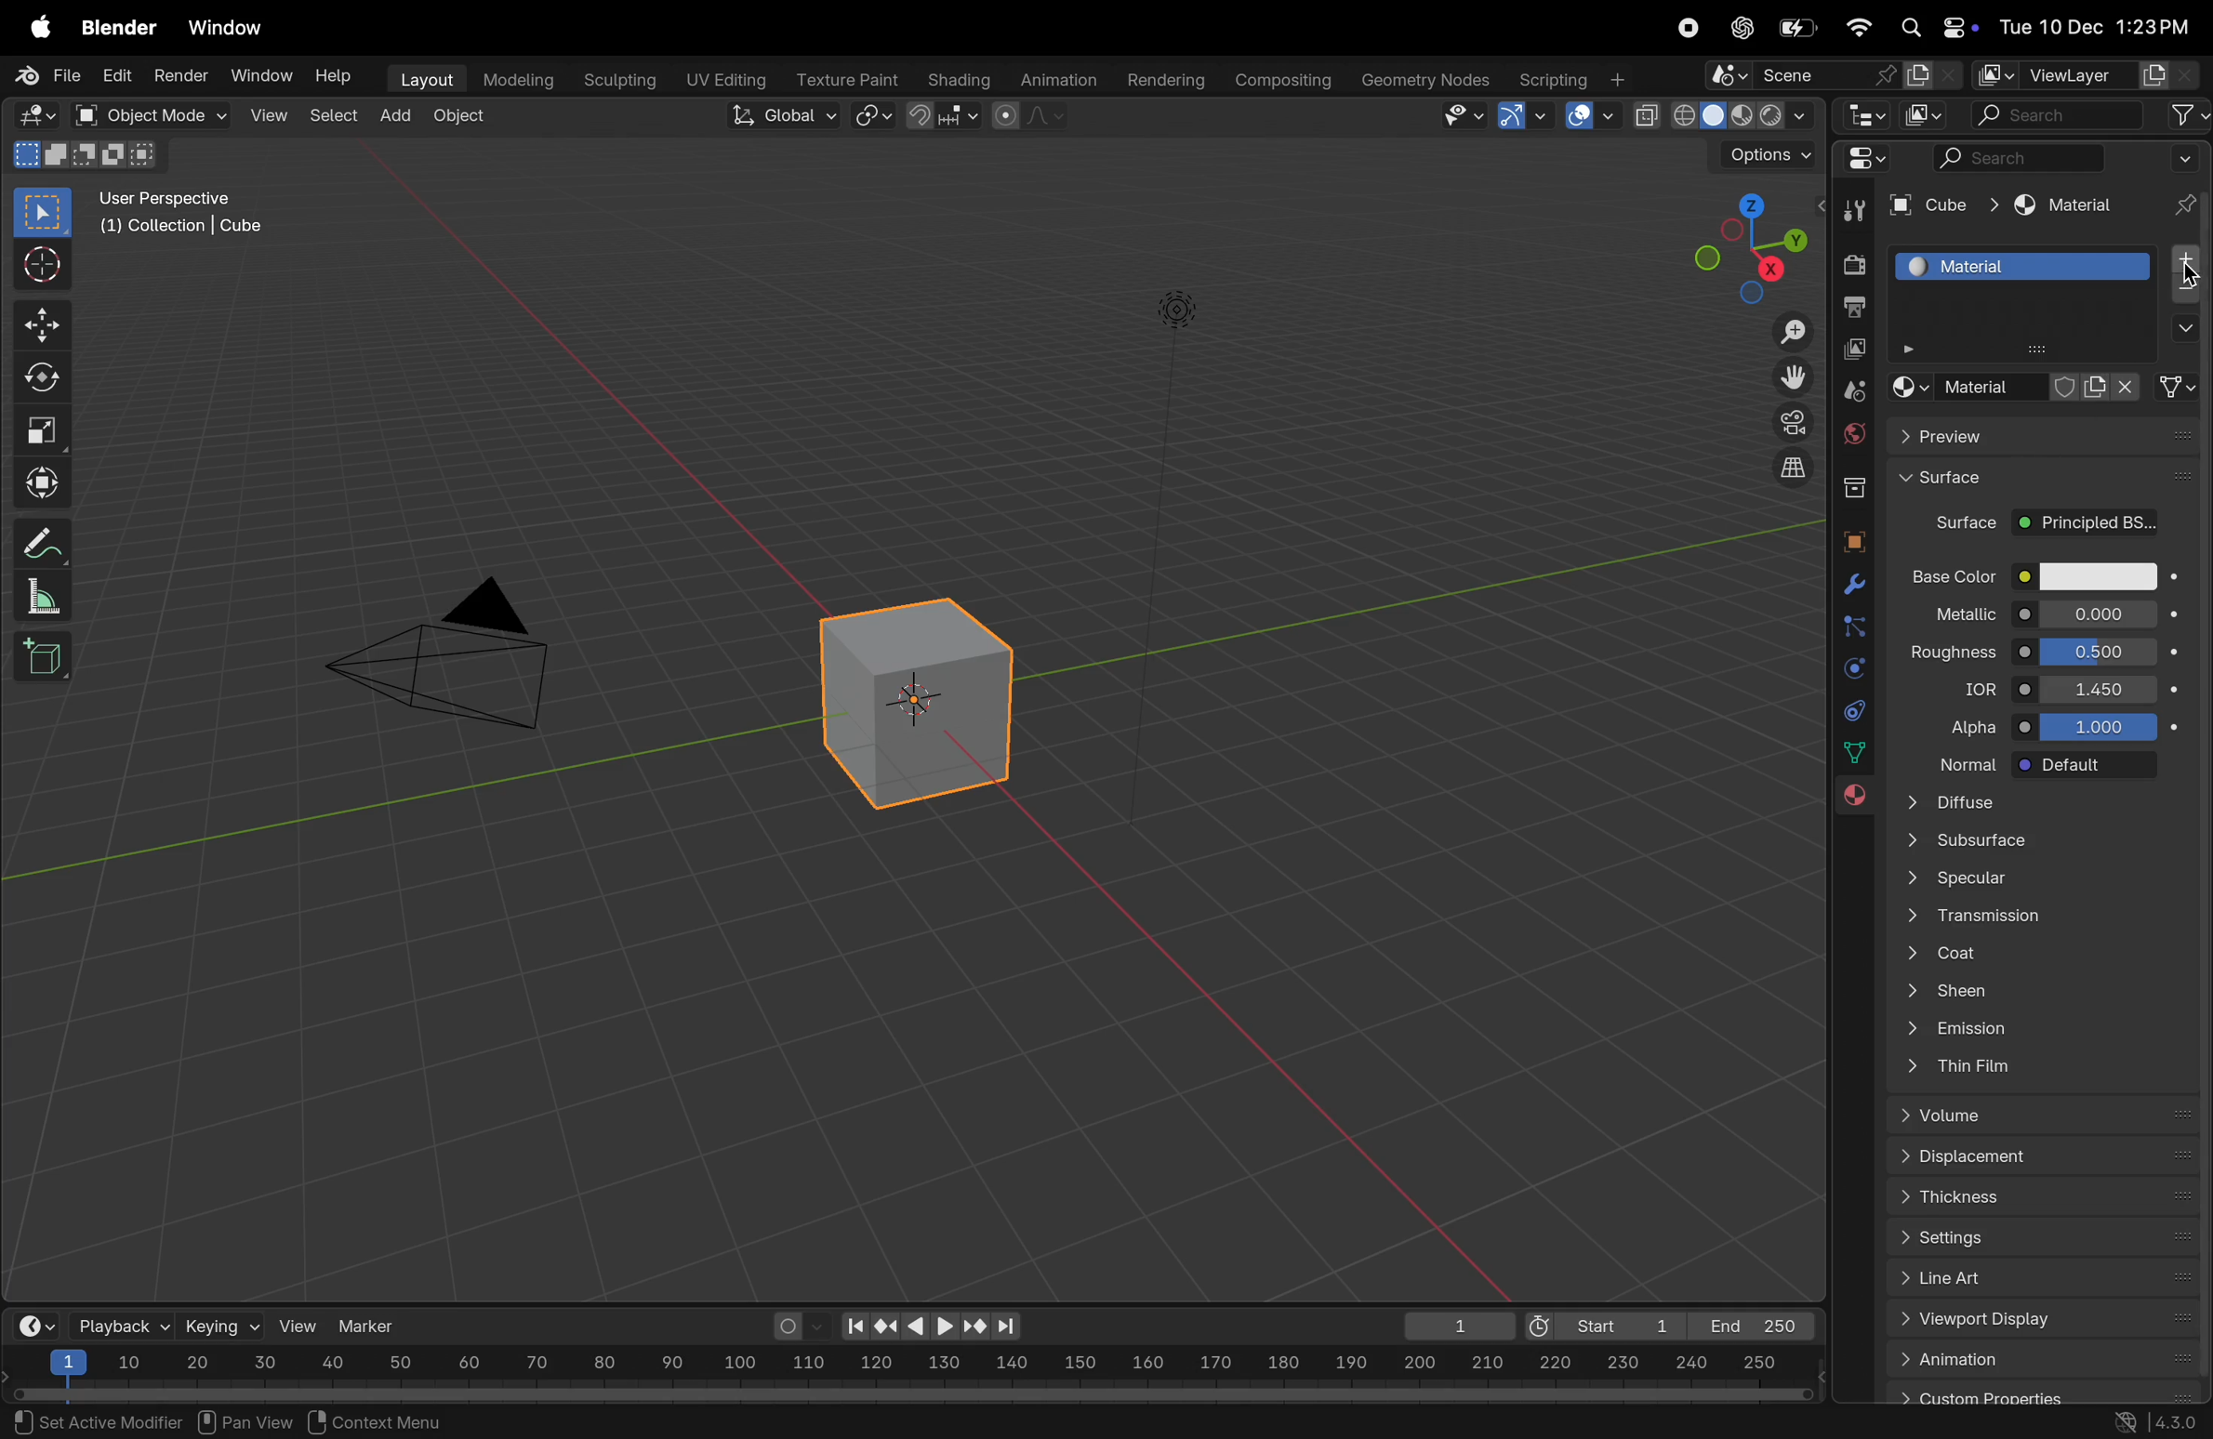  Describe the element at coordinates (33, 1325) in the screenshot. I see `time` at that location.